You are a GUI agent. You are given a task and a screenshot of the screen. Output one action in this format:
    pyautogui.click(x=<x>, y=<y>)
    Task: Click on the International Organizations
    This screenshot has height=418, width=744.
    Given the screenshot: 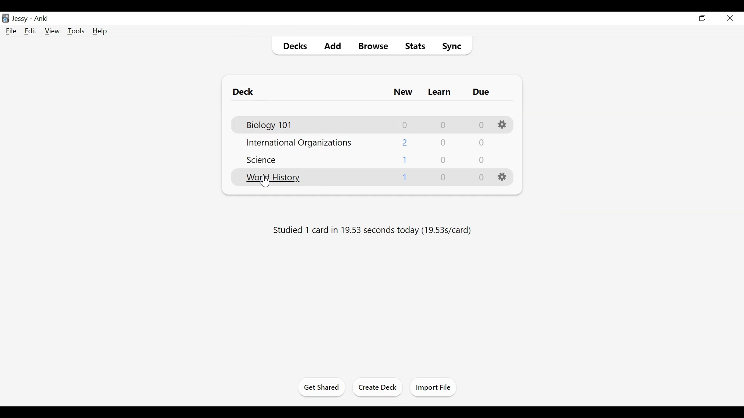 What is the action you would take?
    pyautogui.click(x=299, y=143)
    